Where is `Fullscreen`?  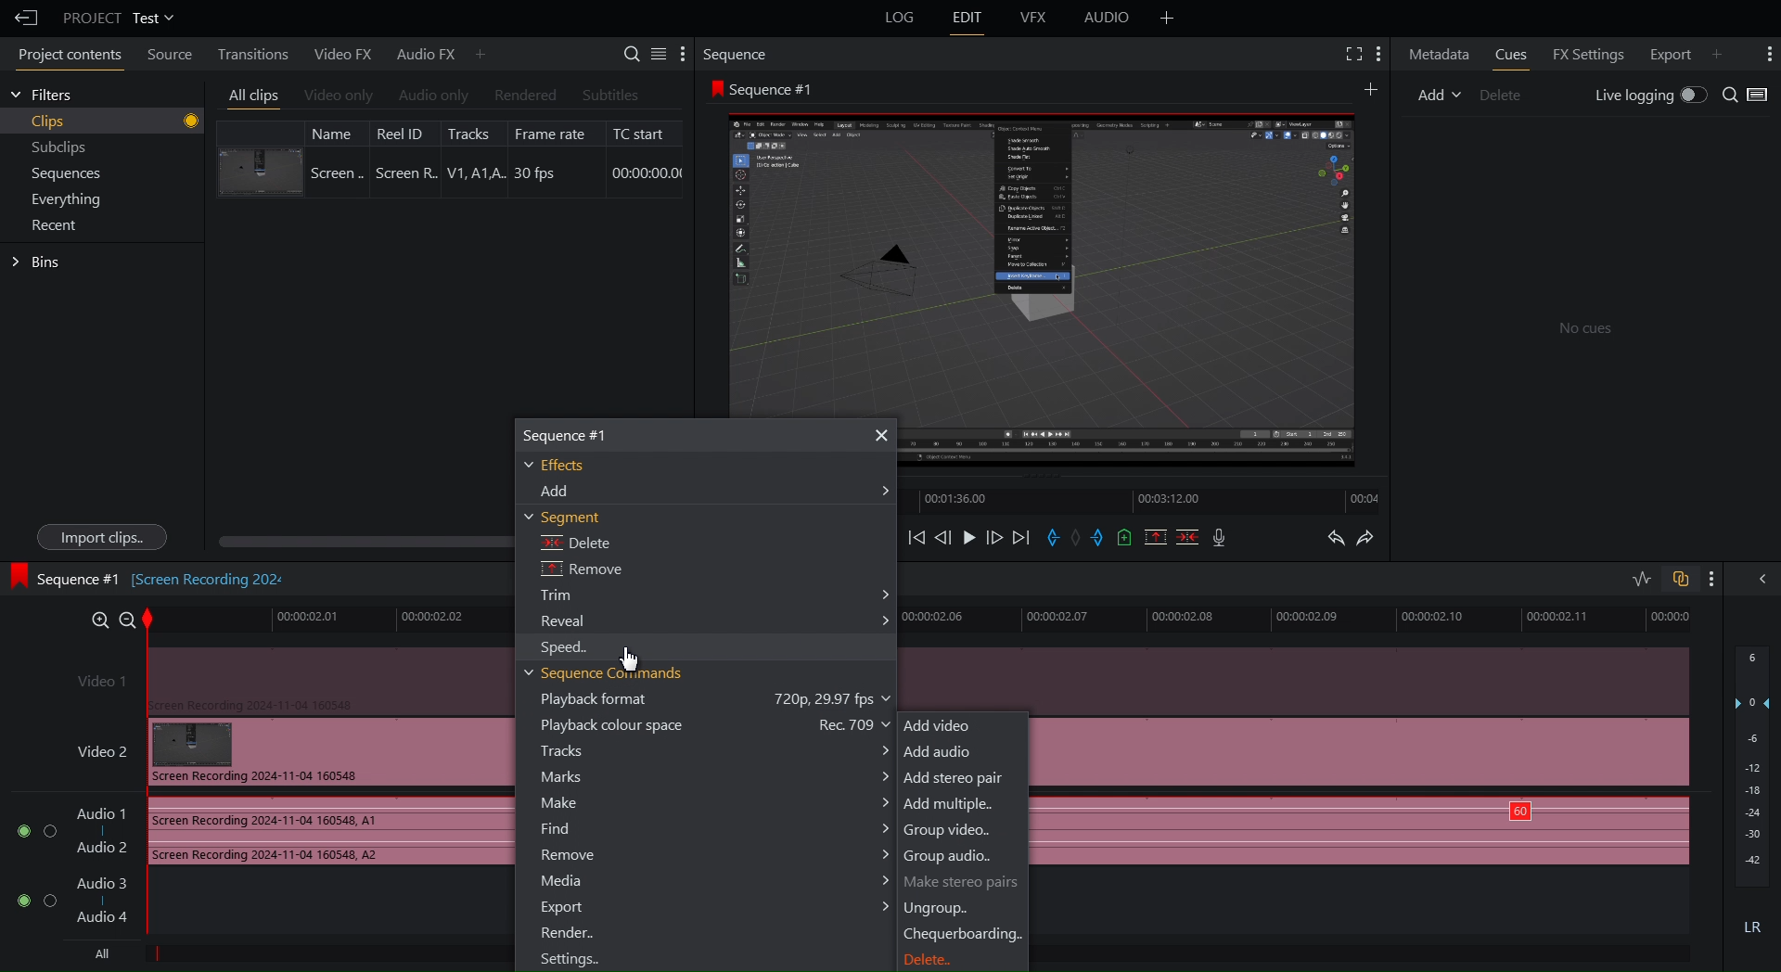 Fullscreen is located at coordinates (1351, 54).